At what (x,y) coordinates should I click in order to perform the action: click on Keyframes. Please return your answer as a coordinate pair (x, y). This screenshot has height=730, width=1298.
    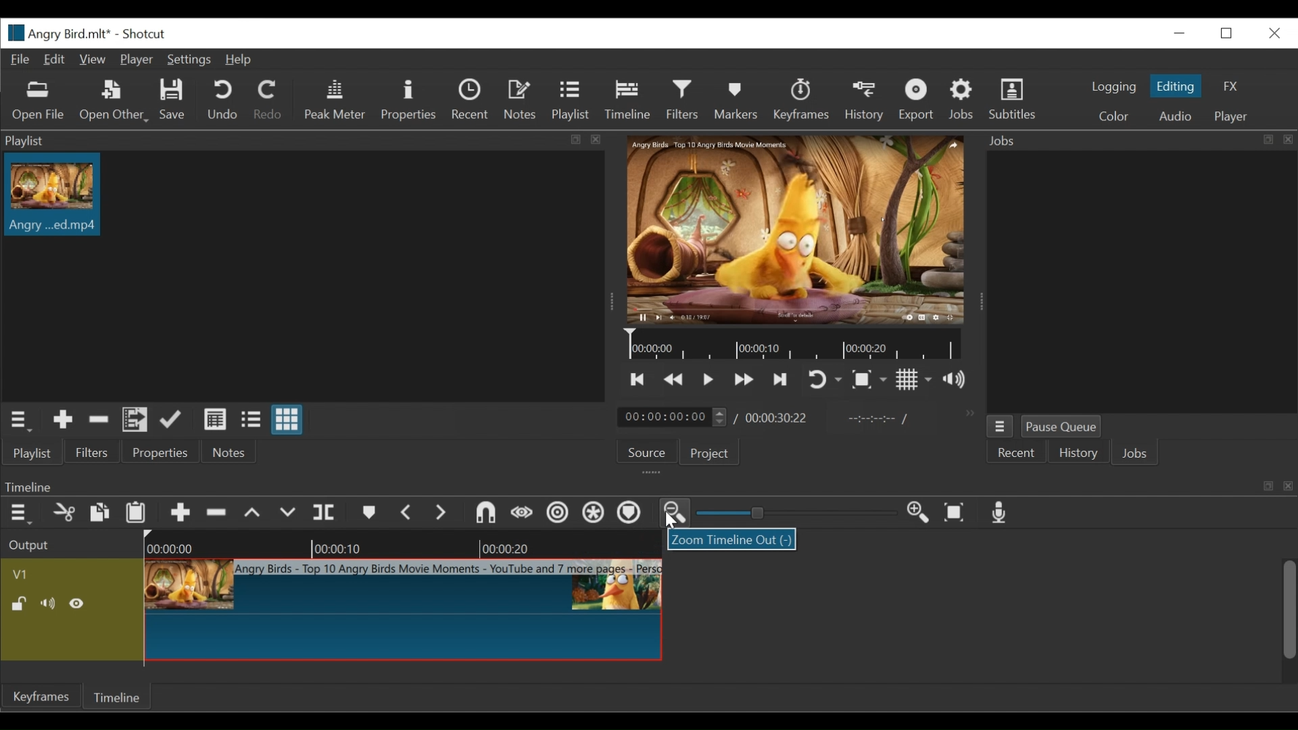
    Looking at the image, I should click on (802, 100).